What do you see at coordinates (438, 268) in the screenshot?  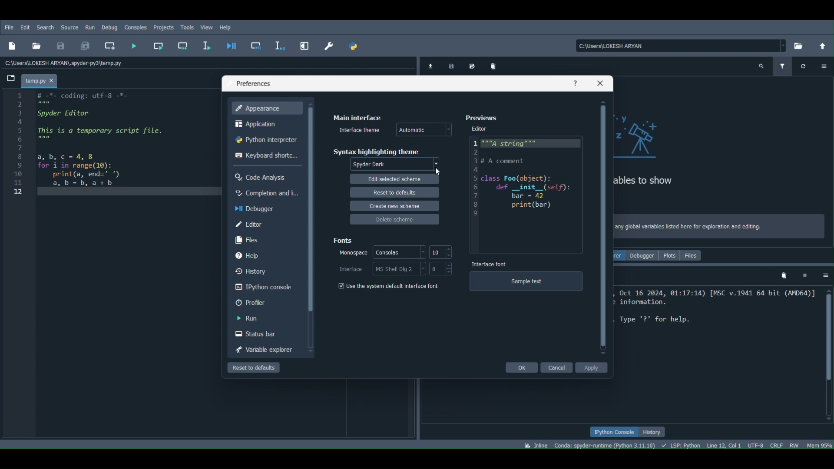 I see `Size` at bounding box center [438, 268].